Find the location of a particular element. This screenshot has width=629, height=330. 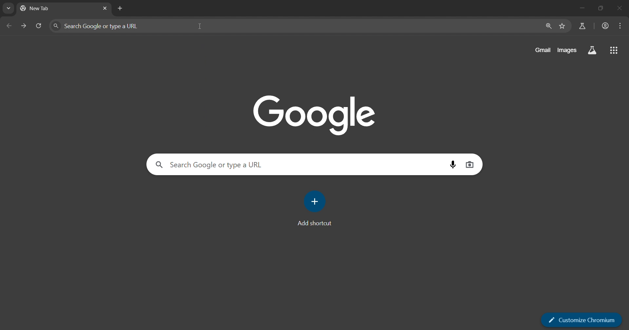

new tab is located at coordinates (49, 9).